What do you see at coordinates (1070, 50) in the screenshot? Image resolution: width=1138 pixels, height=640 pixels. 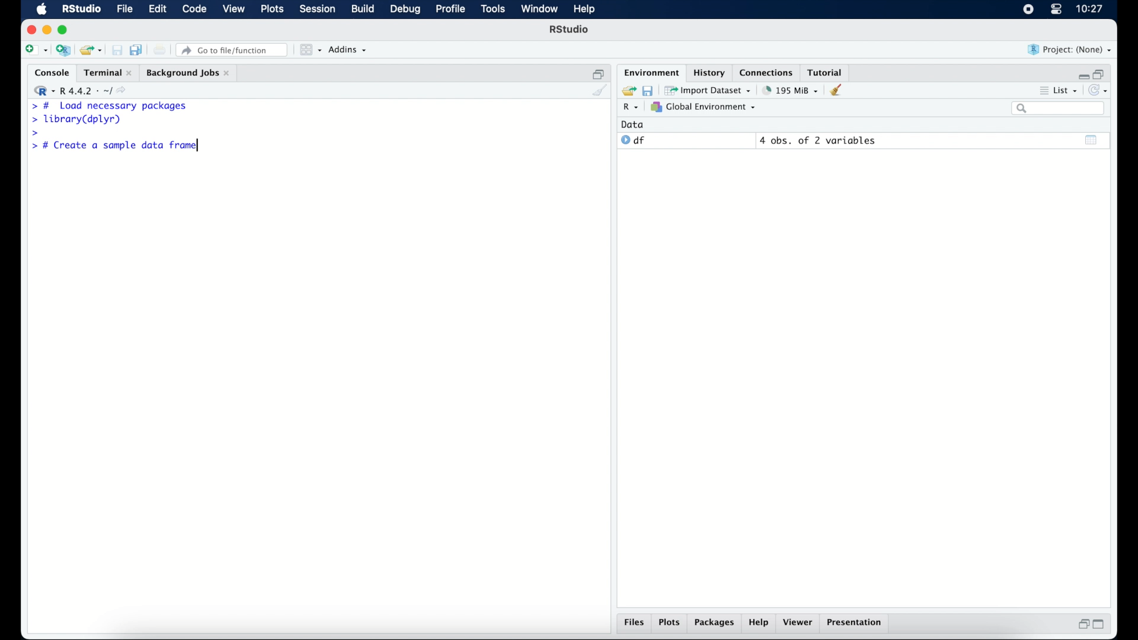 I see `project (none)` at bounding box center [1070, 50].